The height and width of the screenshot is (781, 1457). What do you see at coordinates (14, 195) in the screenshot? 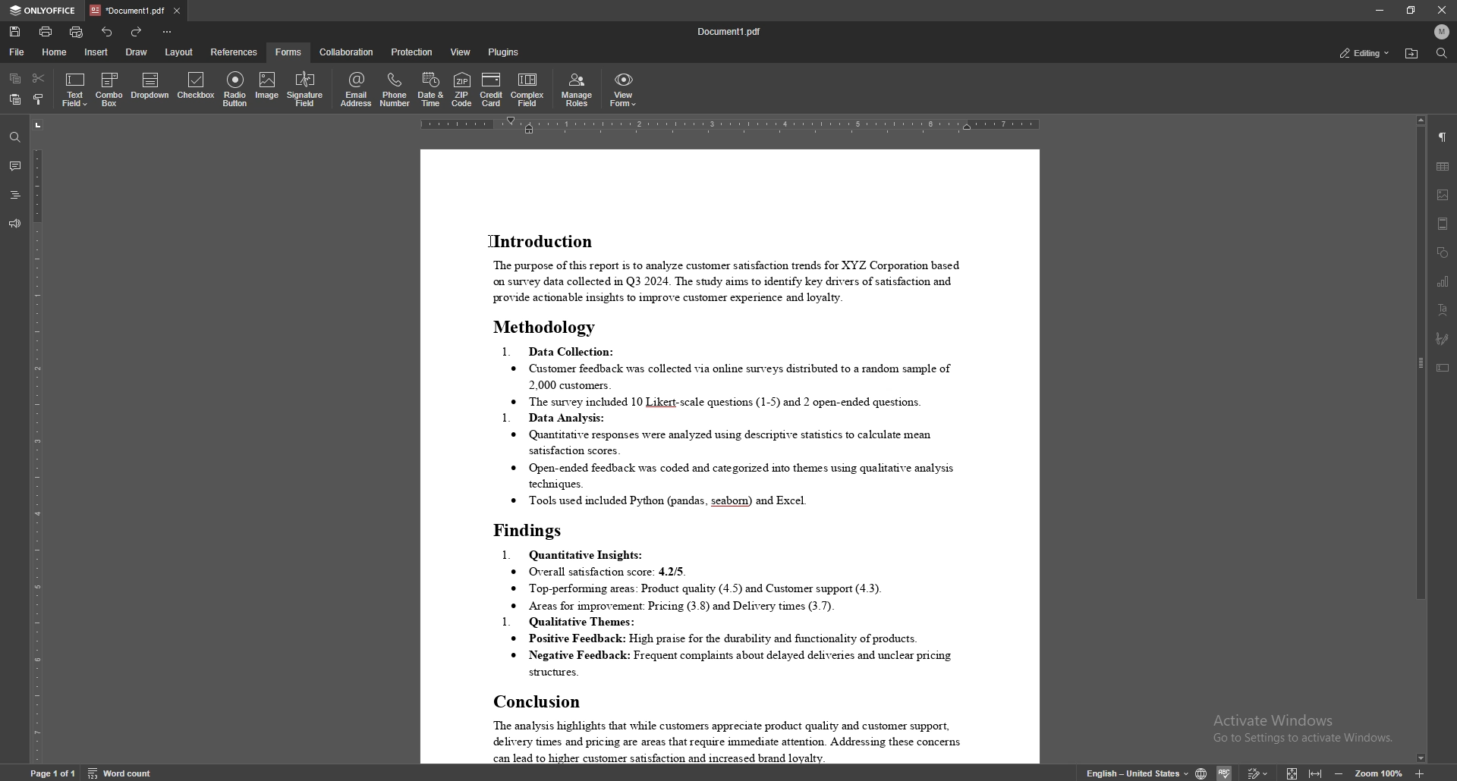
I see `headings` at bounding box center [14, 195].